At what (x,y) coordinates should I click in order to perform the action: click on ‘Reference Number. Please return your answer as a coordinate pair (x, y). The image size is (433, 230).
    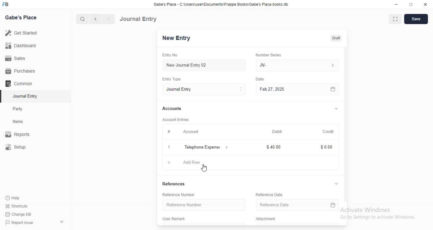
    Looking at the image, I should click on (203, 205).